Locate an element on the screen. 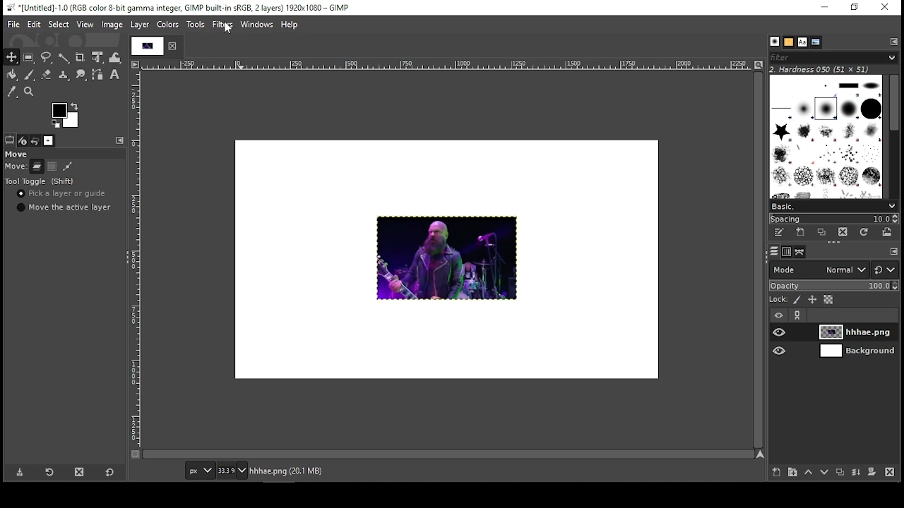  delete layer is located at coordinates (892, 471).